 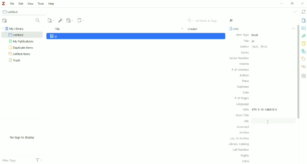 I want to click on jo, so click(x=231, y=20).